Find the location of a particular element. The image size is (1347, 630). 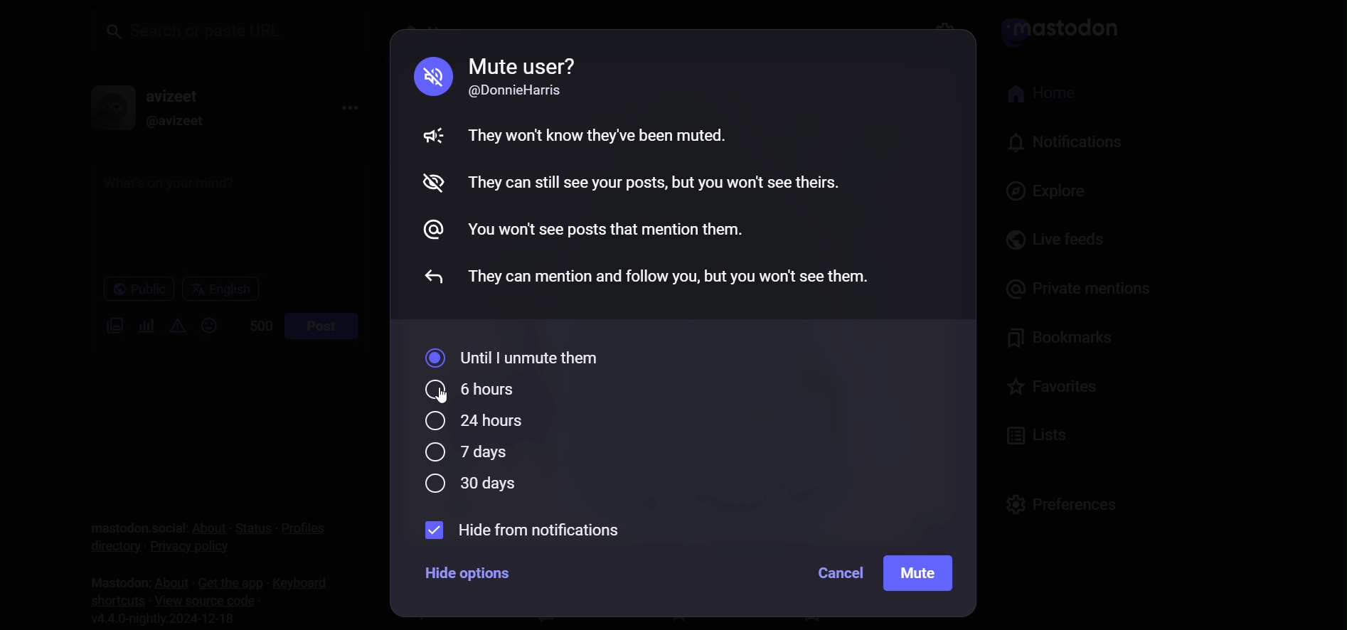

24 hours is located at coordinates (479, 422).